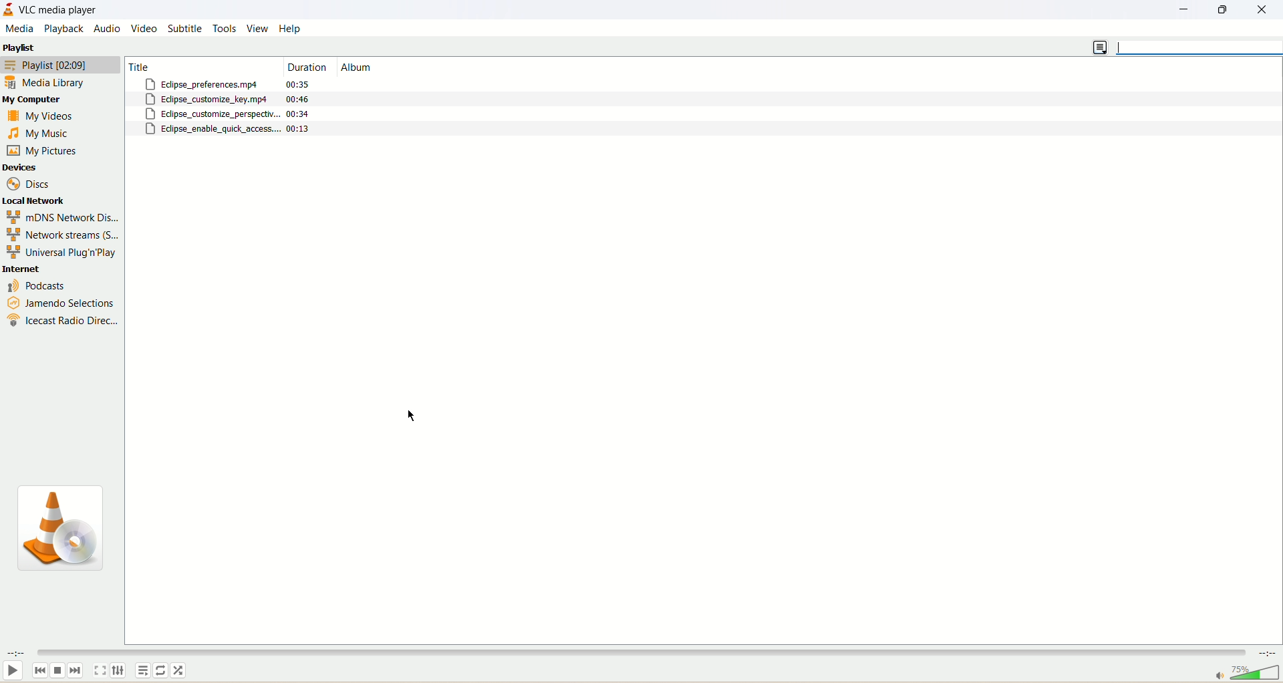  What do you see at coordinates (61, 529) in the screenshot?
I see `icon` at bounding box center [61, 529].